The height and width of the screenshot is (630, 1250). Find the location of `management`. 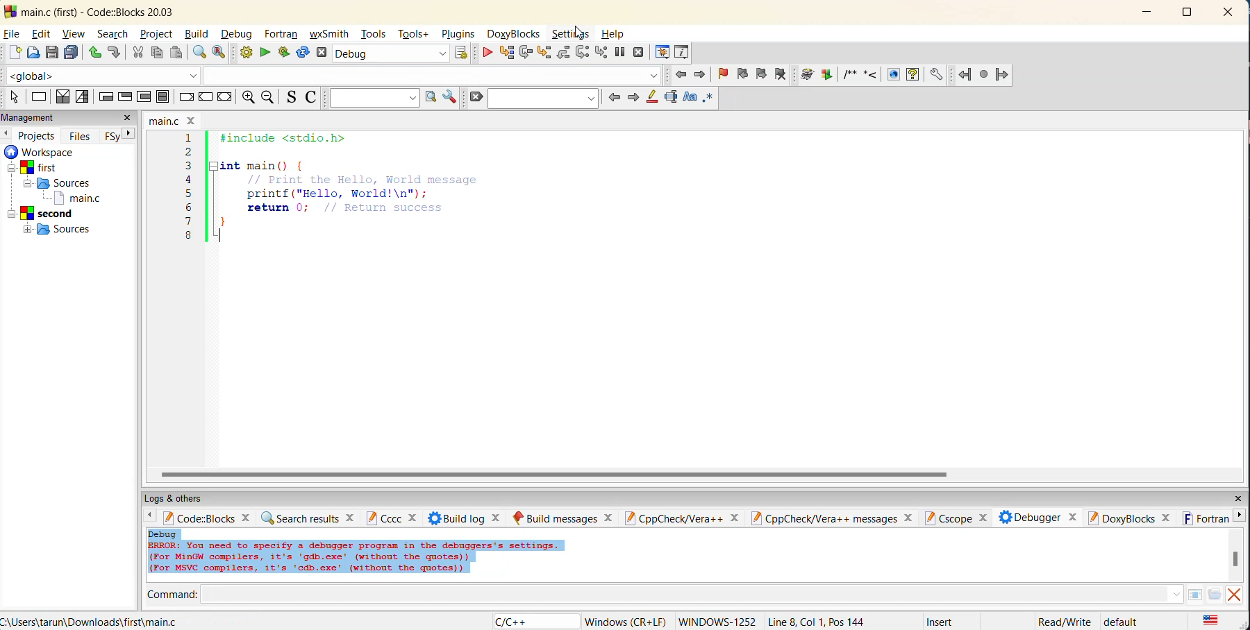

management is located at coordinates (31, 117).